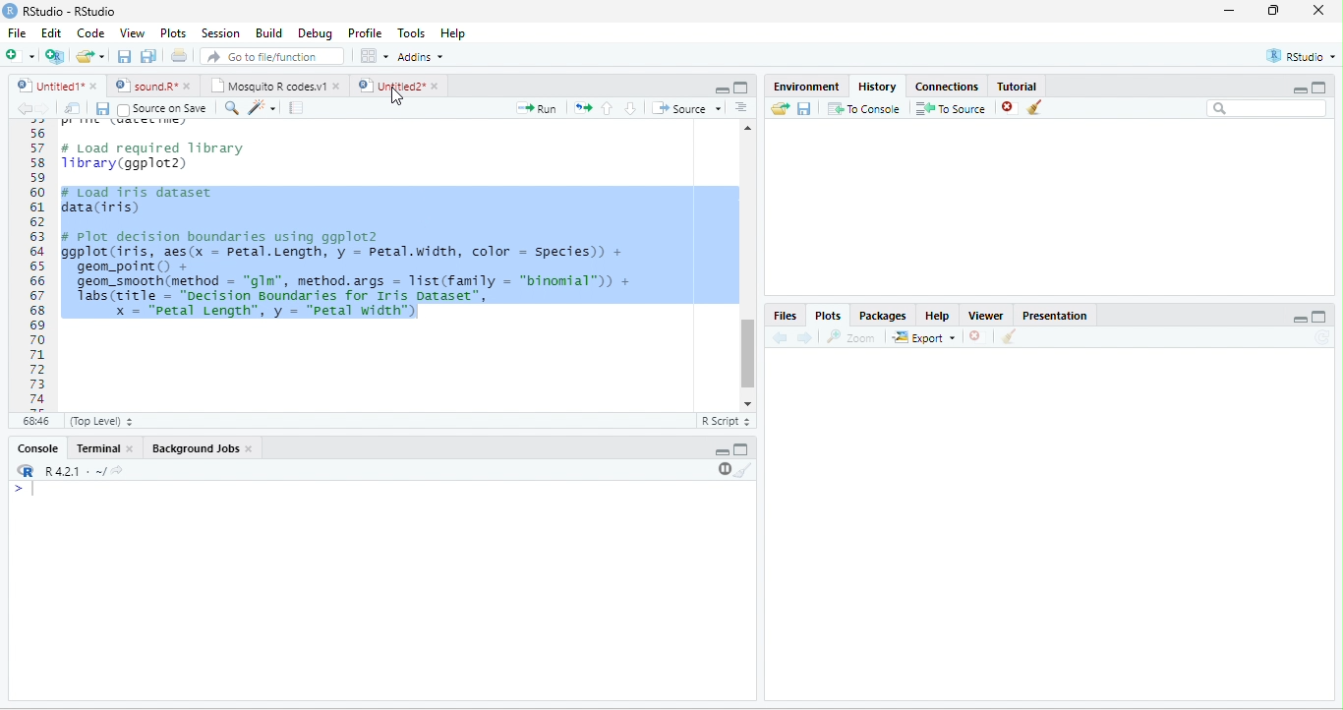  I want to click on # Load iris dataset data(iris), so click(136, 199).